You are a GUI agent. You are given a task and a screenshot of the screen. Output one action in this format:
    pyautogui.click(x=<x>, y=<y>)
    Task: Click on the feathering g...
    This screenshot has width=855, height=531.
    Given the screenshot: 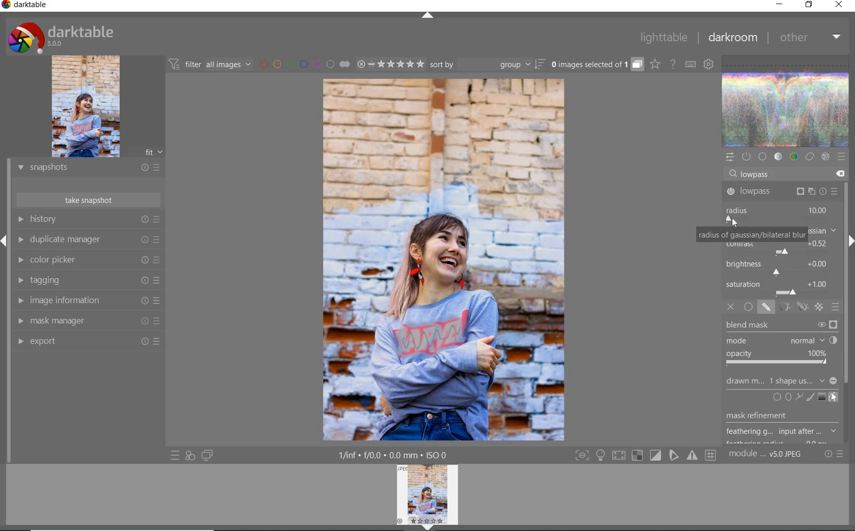 What is the action you would take?
    pyautogui.click(x=783, y=432)
    